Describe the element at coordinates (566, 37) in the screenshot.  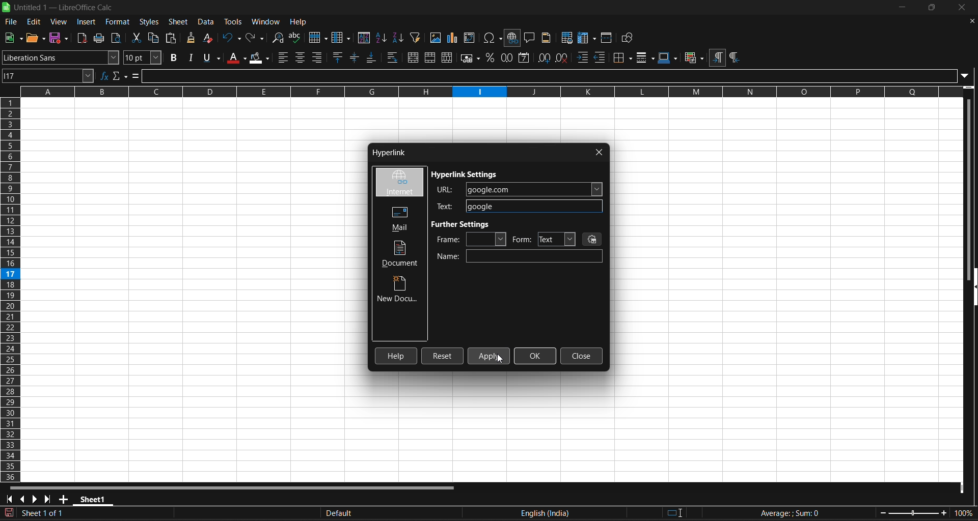
I see `define print area` at that location.